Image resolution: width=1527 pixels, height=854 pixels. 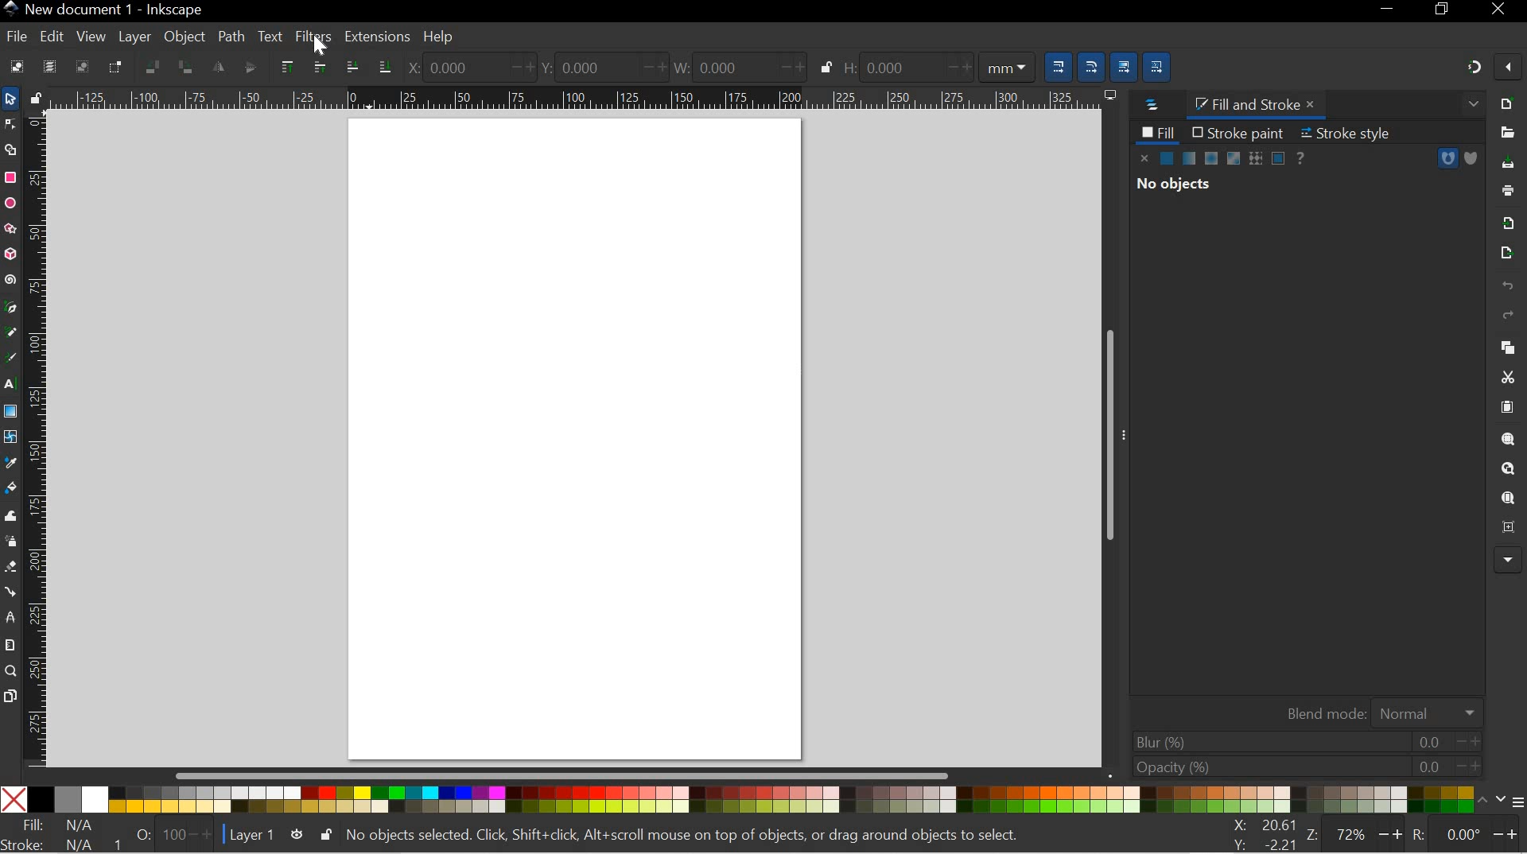 What do you see at coordinates (1444, 12) in the screenshot?
I see `RESTORE DOWN` at bounding box center [1444, 12].